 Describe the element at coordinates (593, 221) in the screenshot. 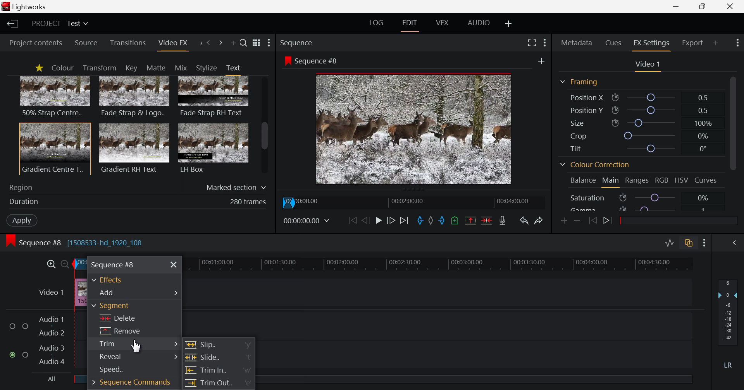

I see `Previous keyframe` at that location.